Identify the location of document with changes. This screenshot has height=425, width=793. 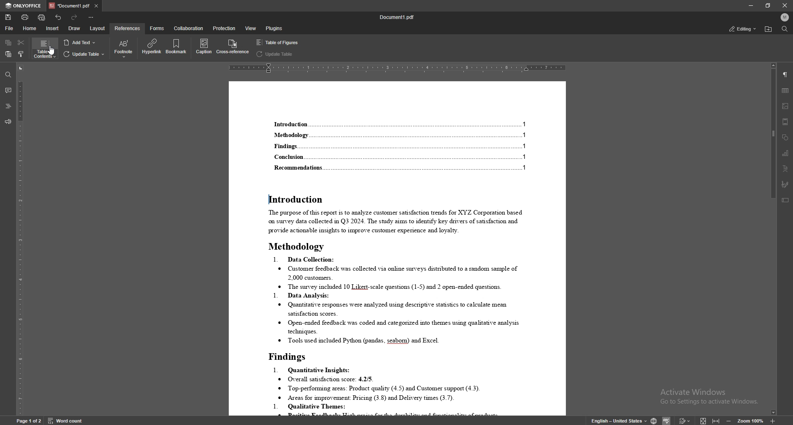
(396, 248).